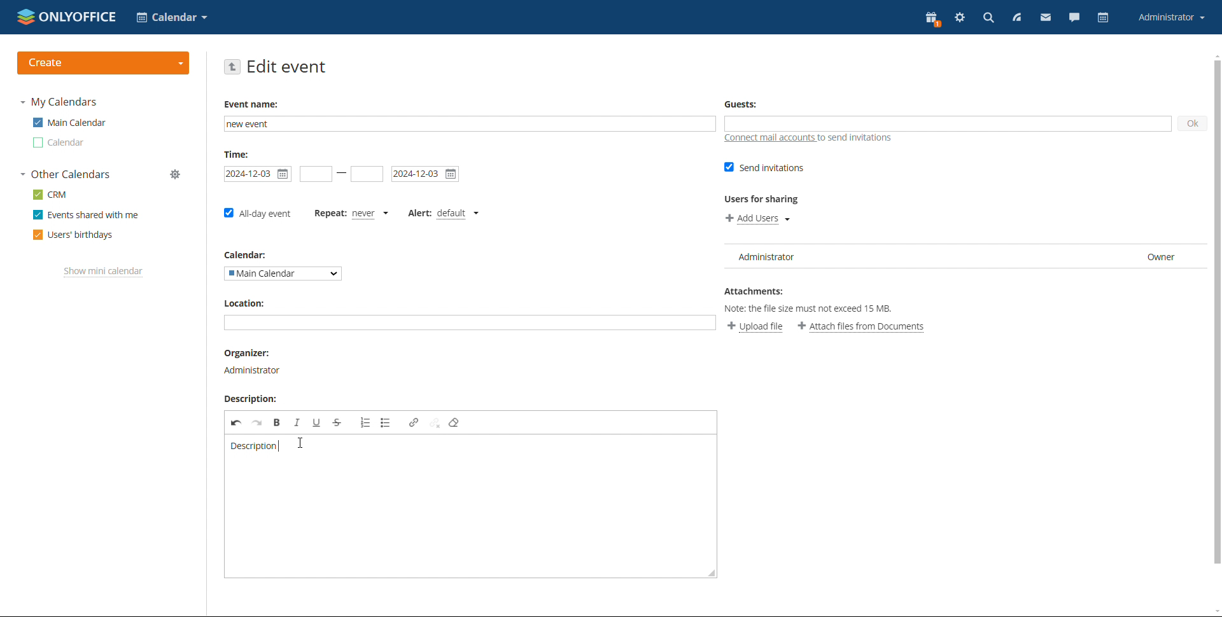 The width and height of the screenshot is (1222, 617). What do you see at coordinates (59, 102) in the screenshot?
I see `my calendars` at bounding box center [59, 102].